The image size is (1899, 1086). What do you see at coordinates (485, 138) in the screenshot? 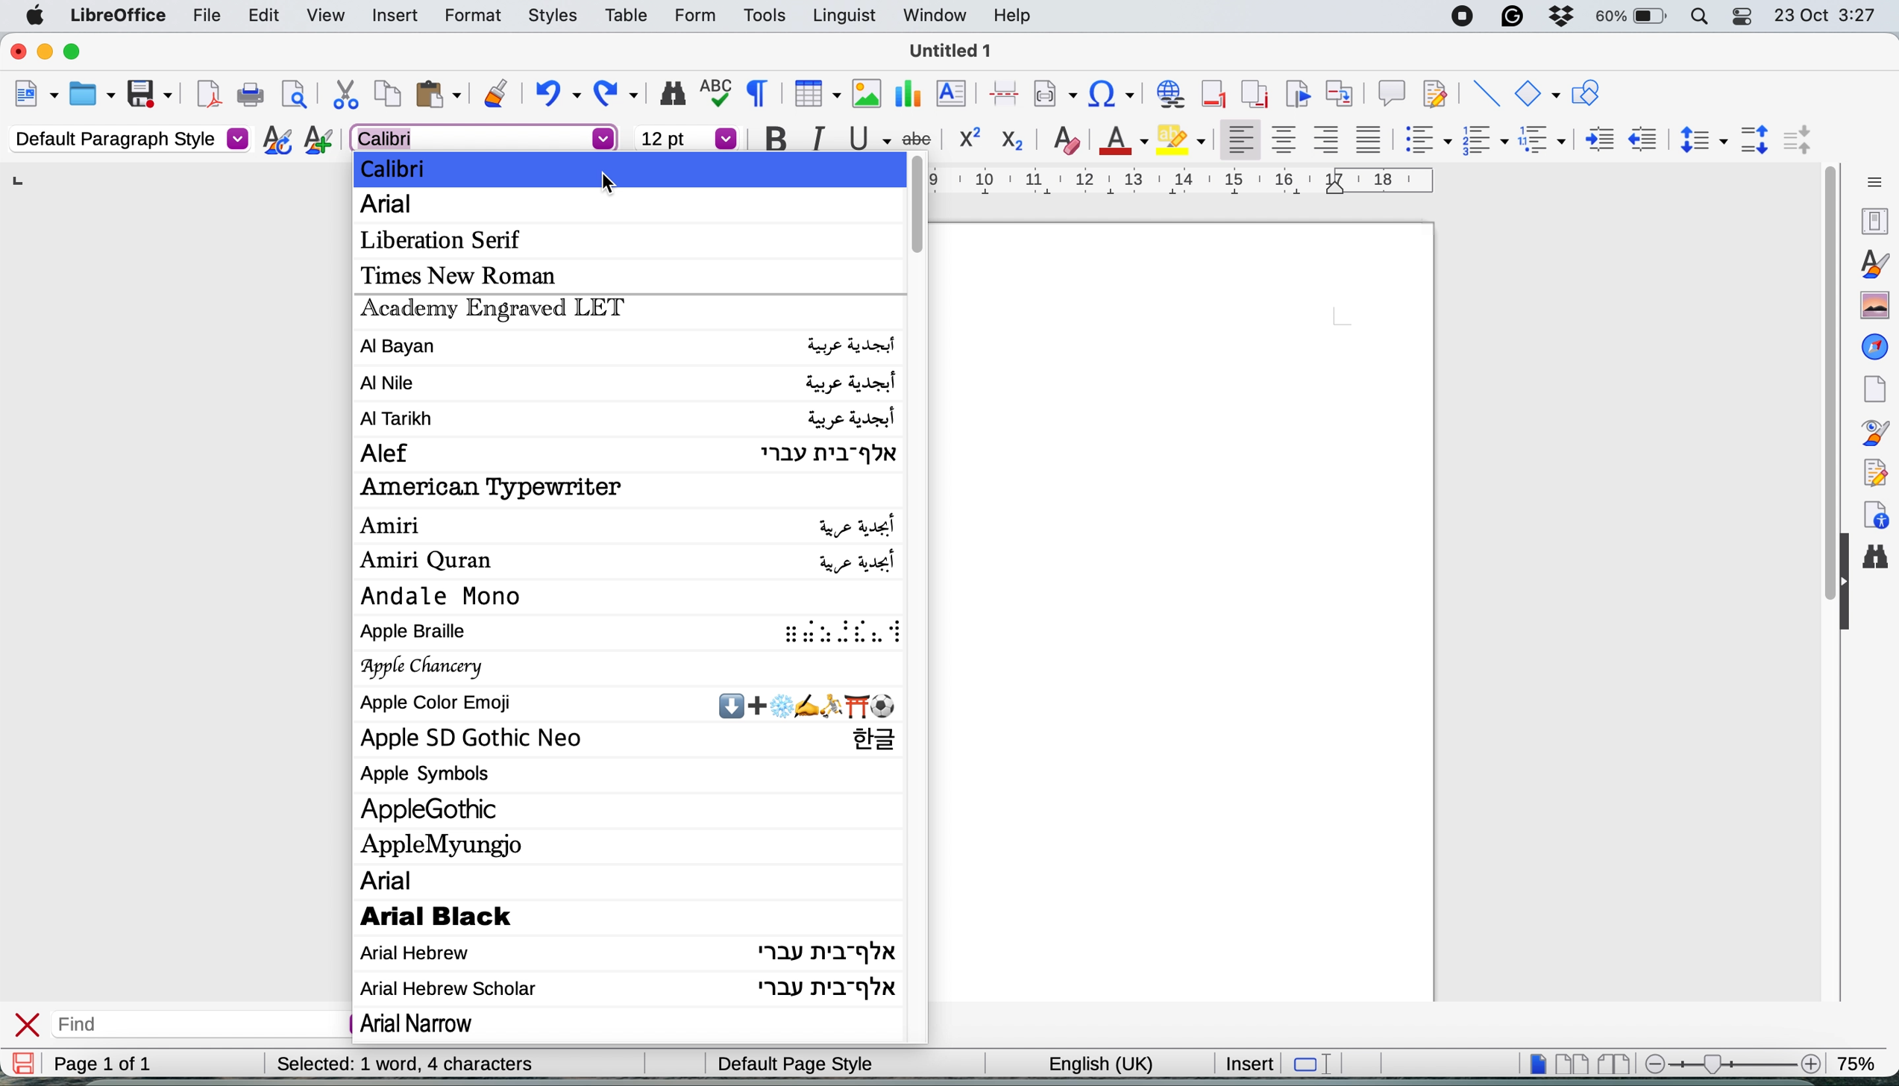
I see `arial` at bounding box center [485, 138].